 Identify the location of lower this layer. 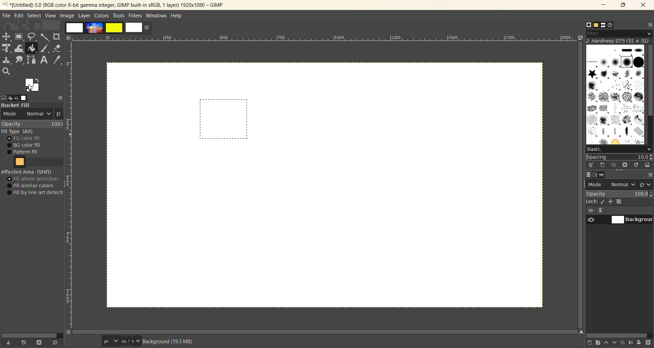
(616, 343).